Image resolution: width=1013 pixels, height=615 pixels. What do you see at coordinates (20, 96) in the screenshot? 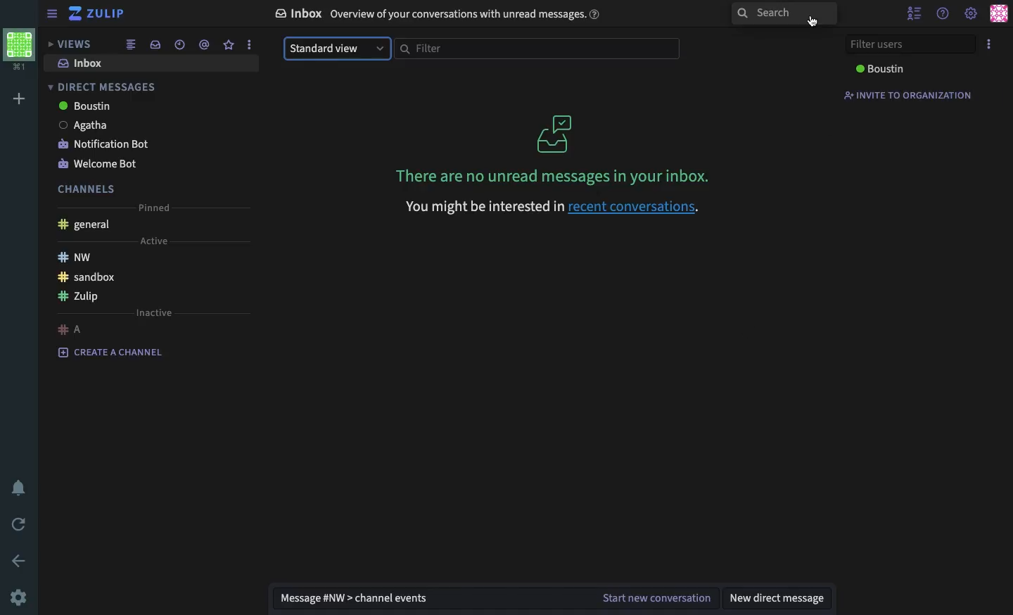
I see `add workspace` at bounding box center [20, 96].